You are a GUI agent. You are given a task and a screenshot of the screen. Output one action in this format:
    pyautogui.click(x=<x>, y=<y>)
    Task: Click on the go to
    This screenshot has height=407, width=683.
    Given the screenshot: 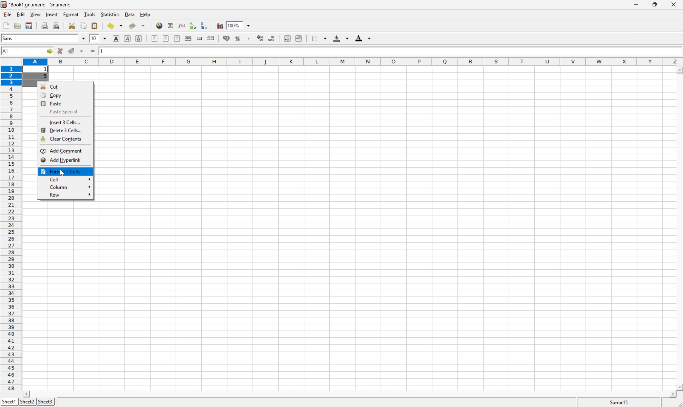 What is the action you would take?
    pyautogui.click(x=50, y=52)
    